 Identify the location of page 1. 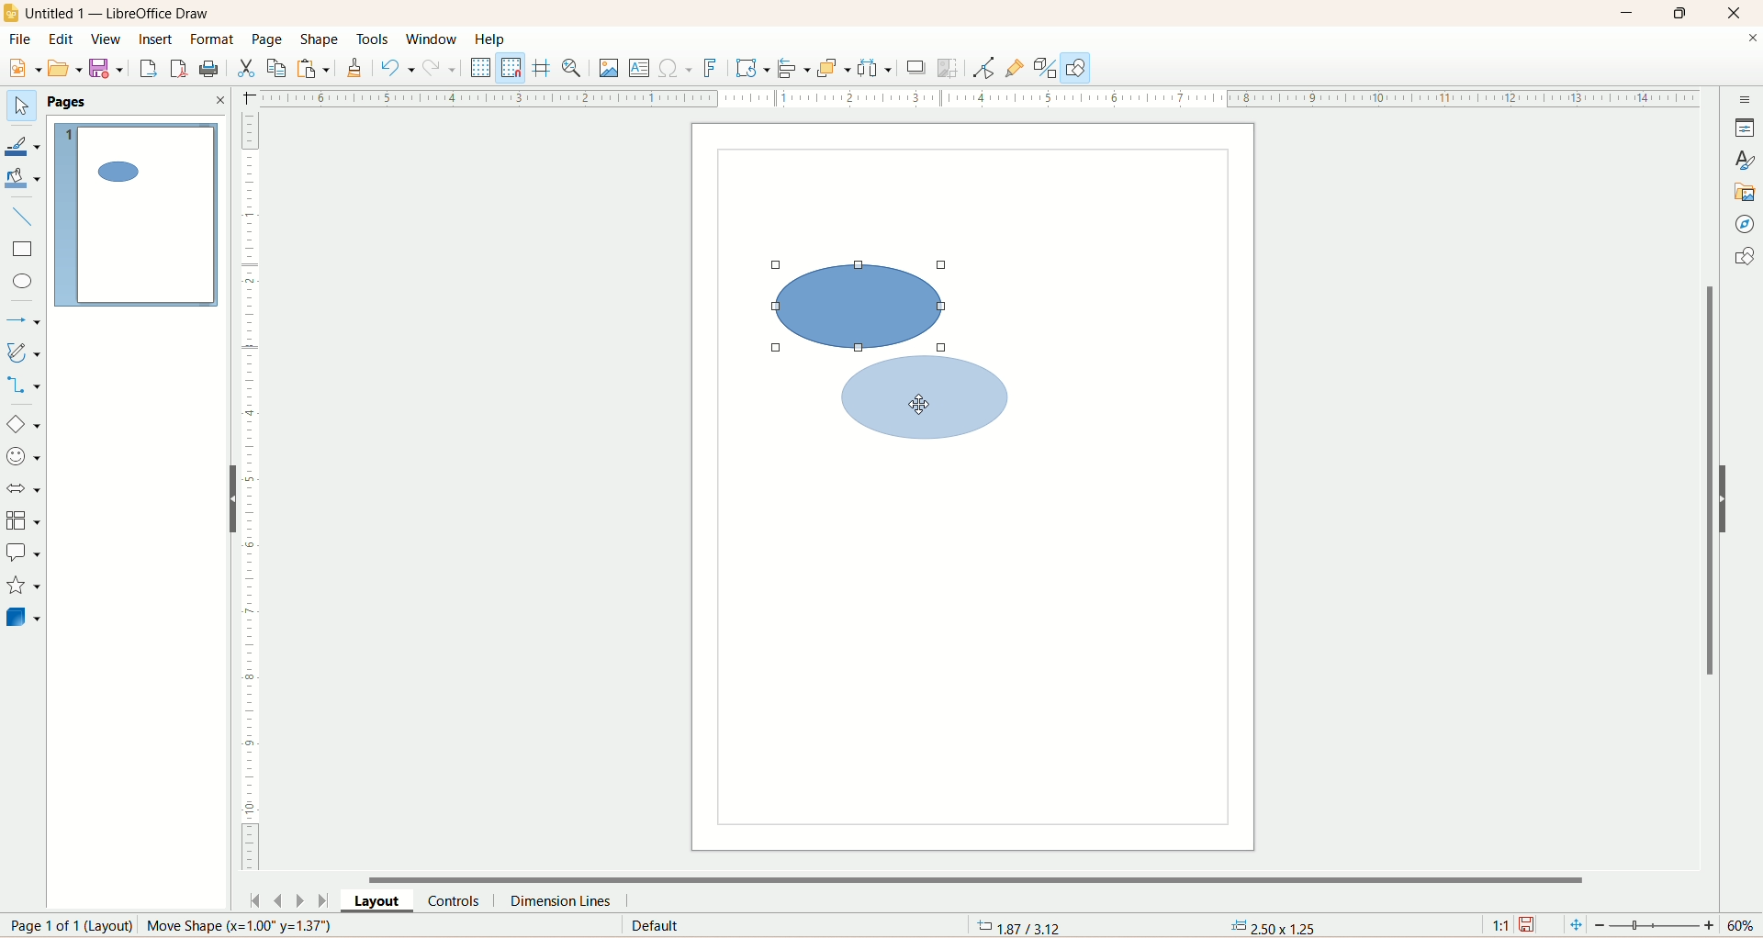
(136, 213).